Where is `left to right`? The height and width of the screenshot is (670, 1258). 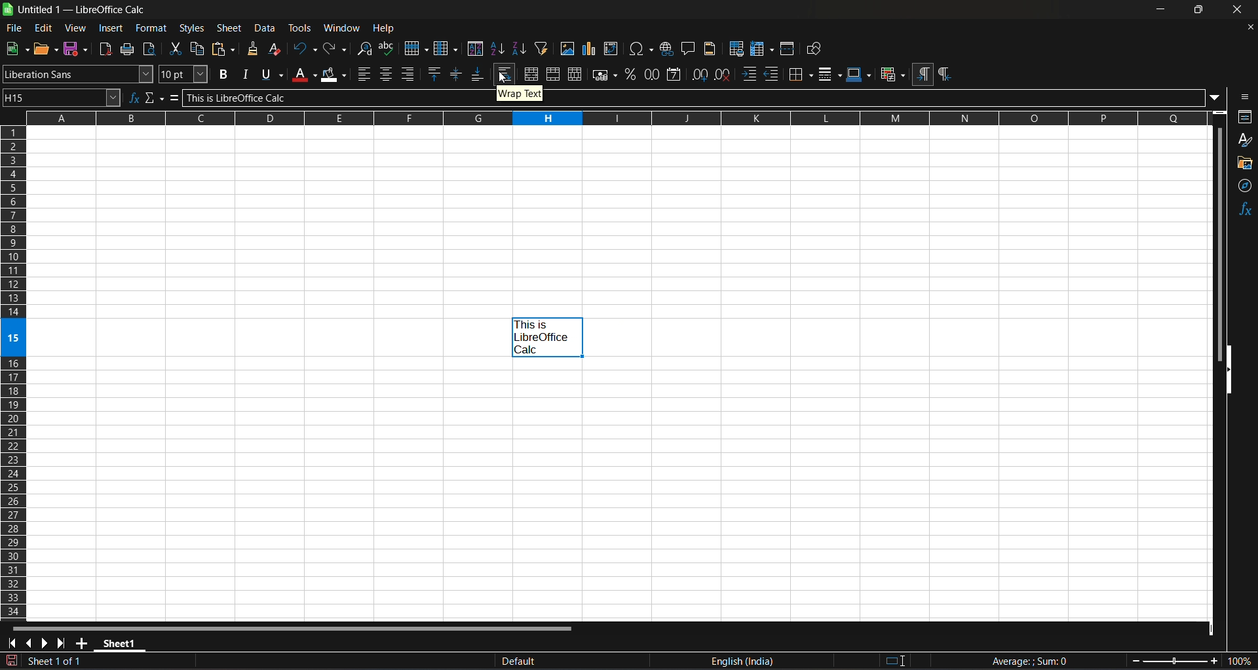
left to right is located at coordinates (923, 75).